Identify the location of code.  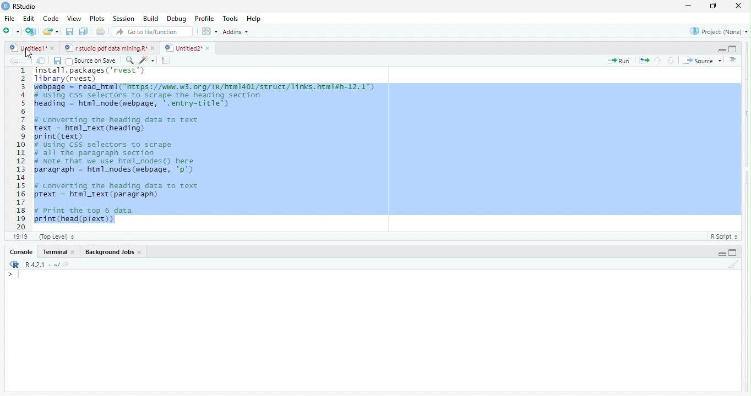
(51, 19).